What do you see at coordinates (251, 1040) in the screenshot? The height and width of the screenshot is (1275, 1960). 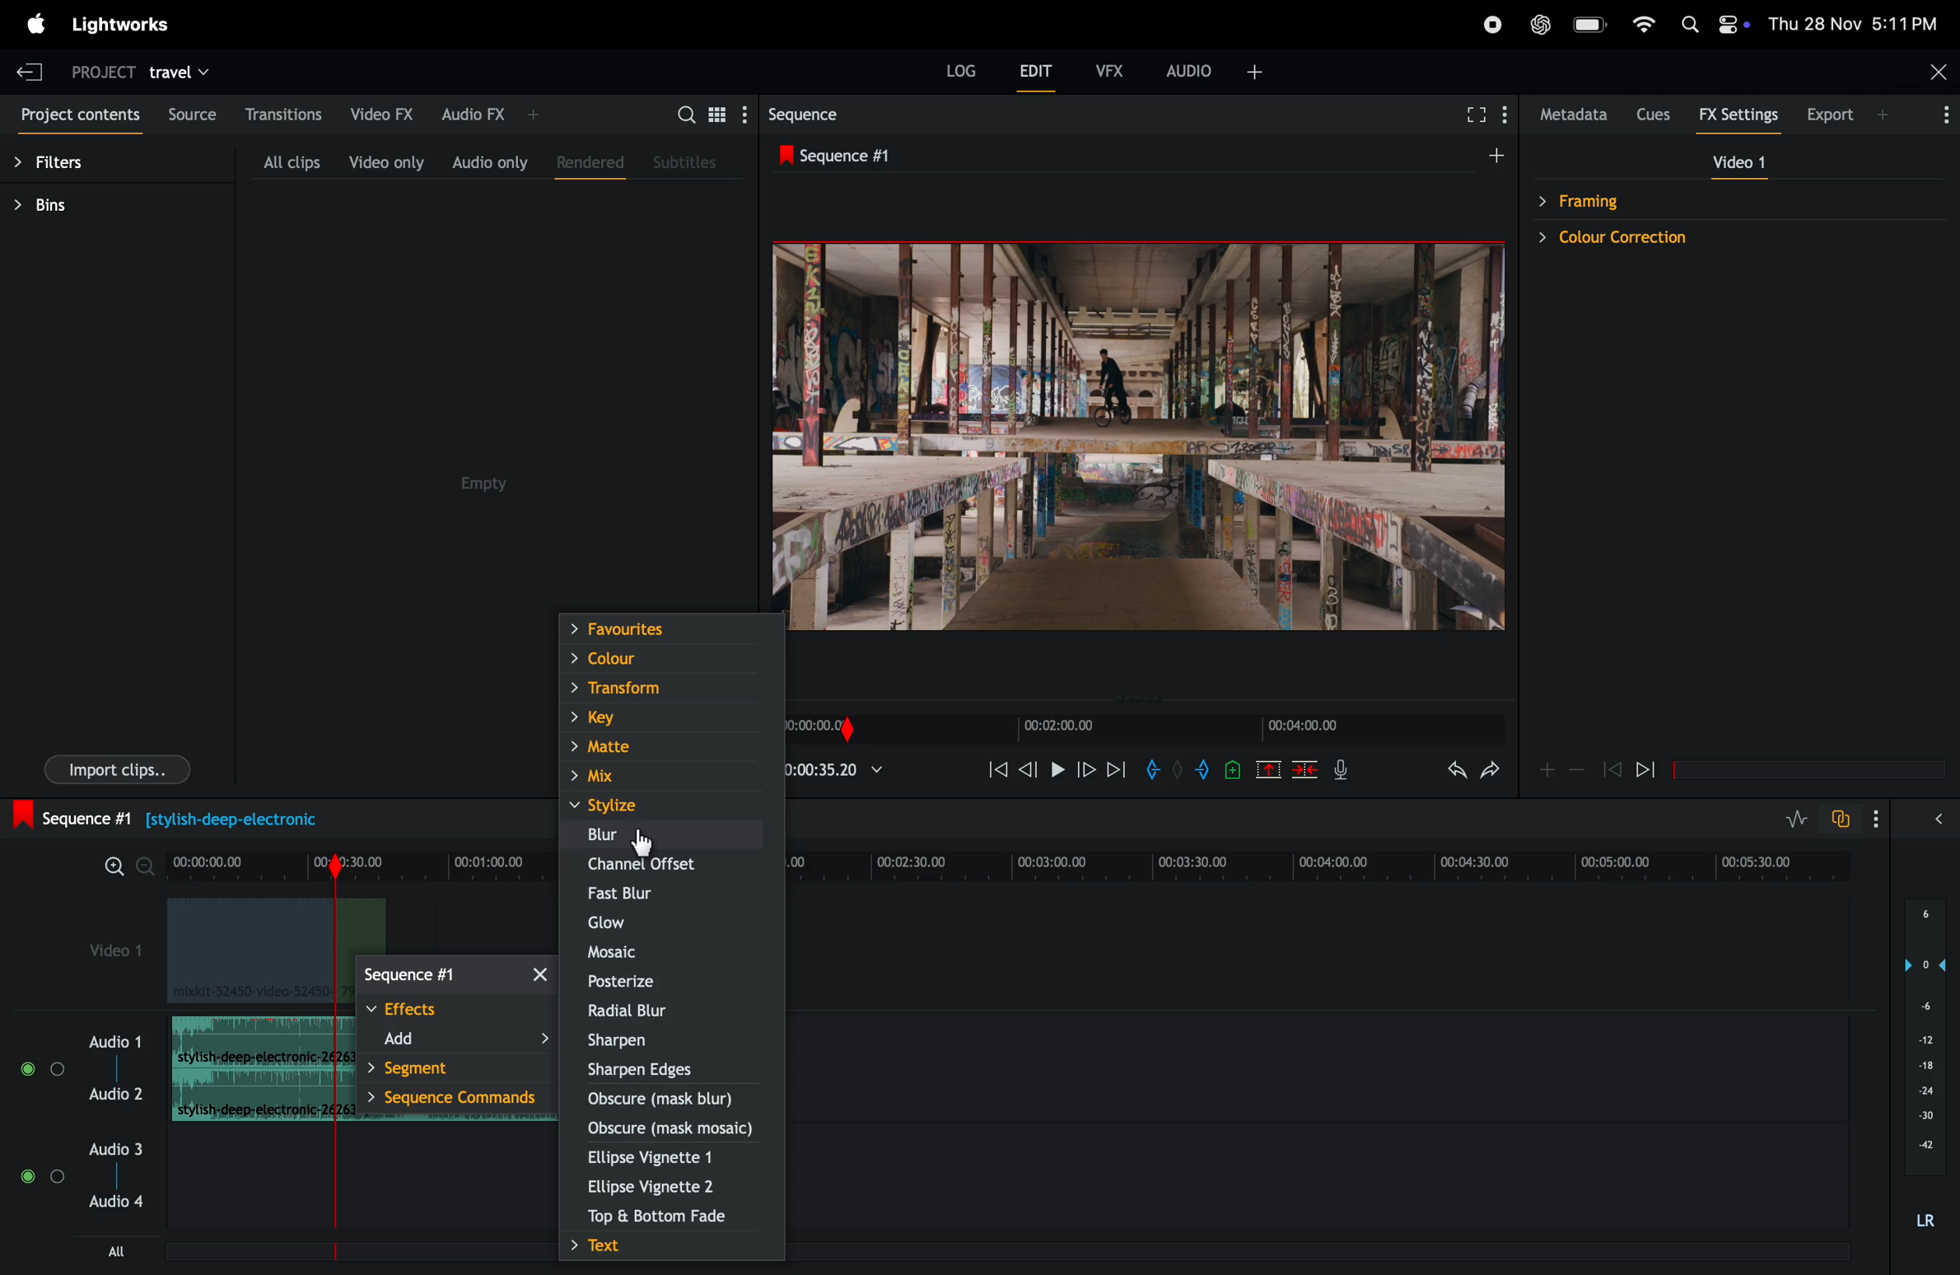 I see `audio track` at bounding box center [251, 1040].